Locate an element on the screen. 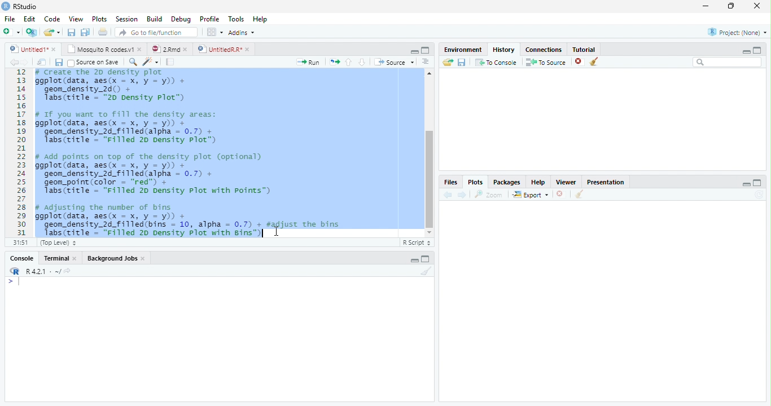 The image size is (771, 406). Debug is located at coordinates (181, 20).